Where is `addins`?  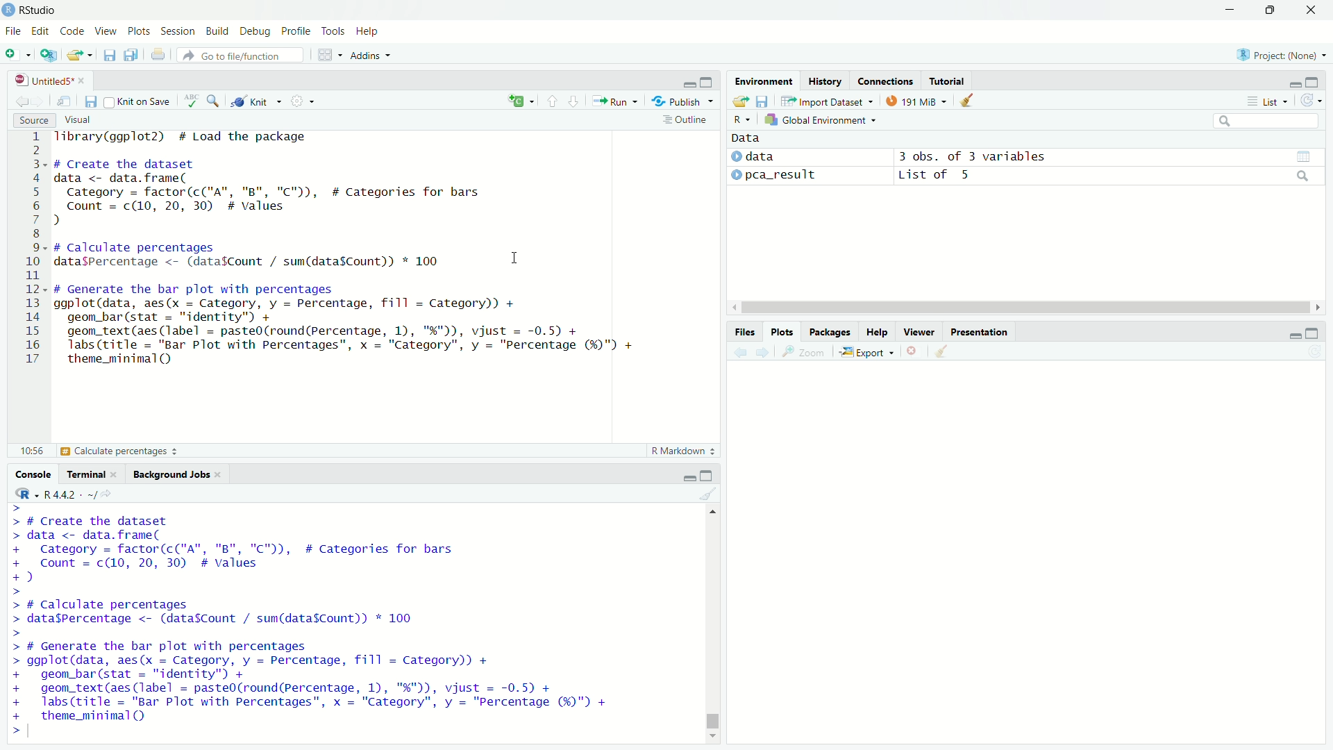
addins is located at coordinates (369, 55).